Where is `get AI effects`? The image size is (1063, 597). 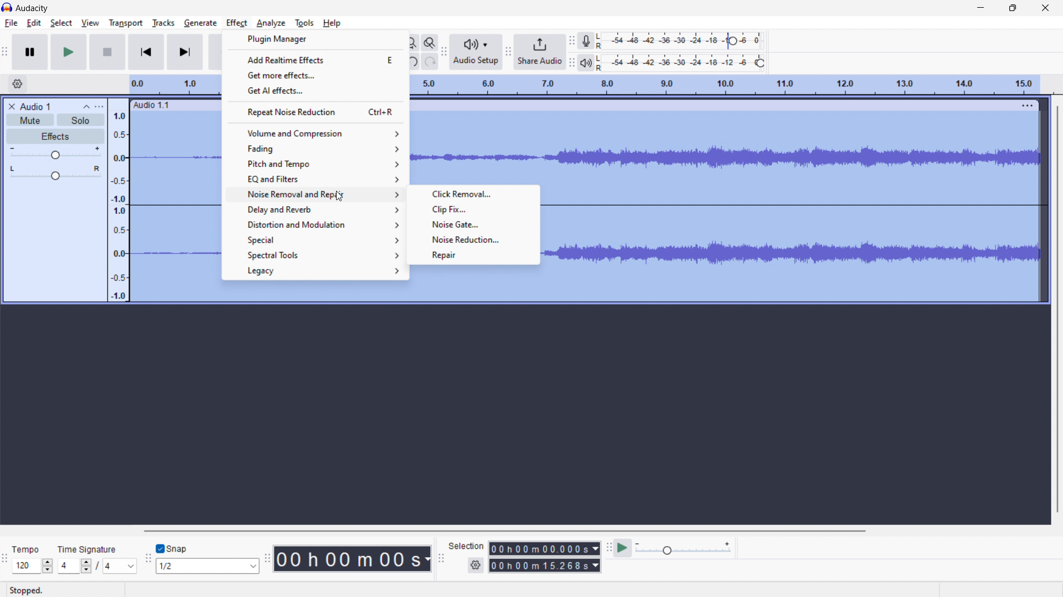
get AI effects is located at coordinates (315, 90).